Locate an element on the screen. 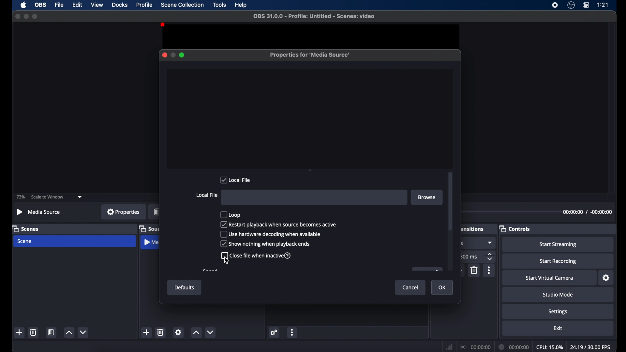  dropdown is located at coordinates (490, 242).